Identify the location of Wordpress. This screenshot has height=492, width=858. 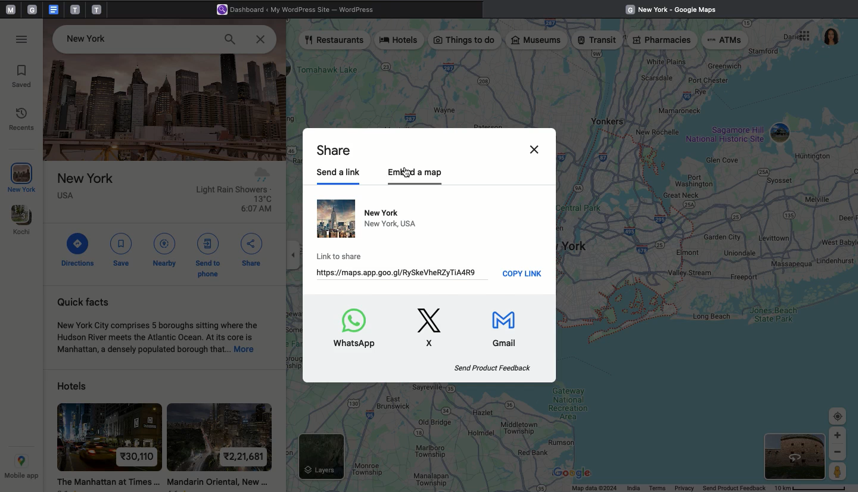
(300, 10).